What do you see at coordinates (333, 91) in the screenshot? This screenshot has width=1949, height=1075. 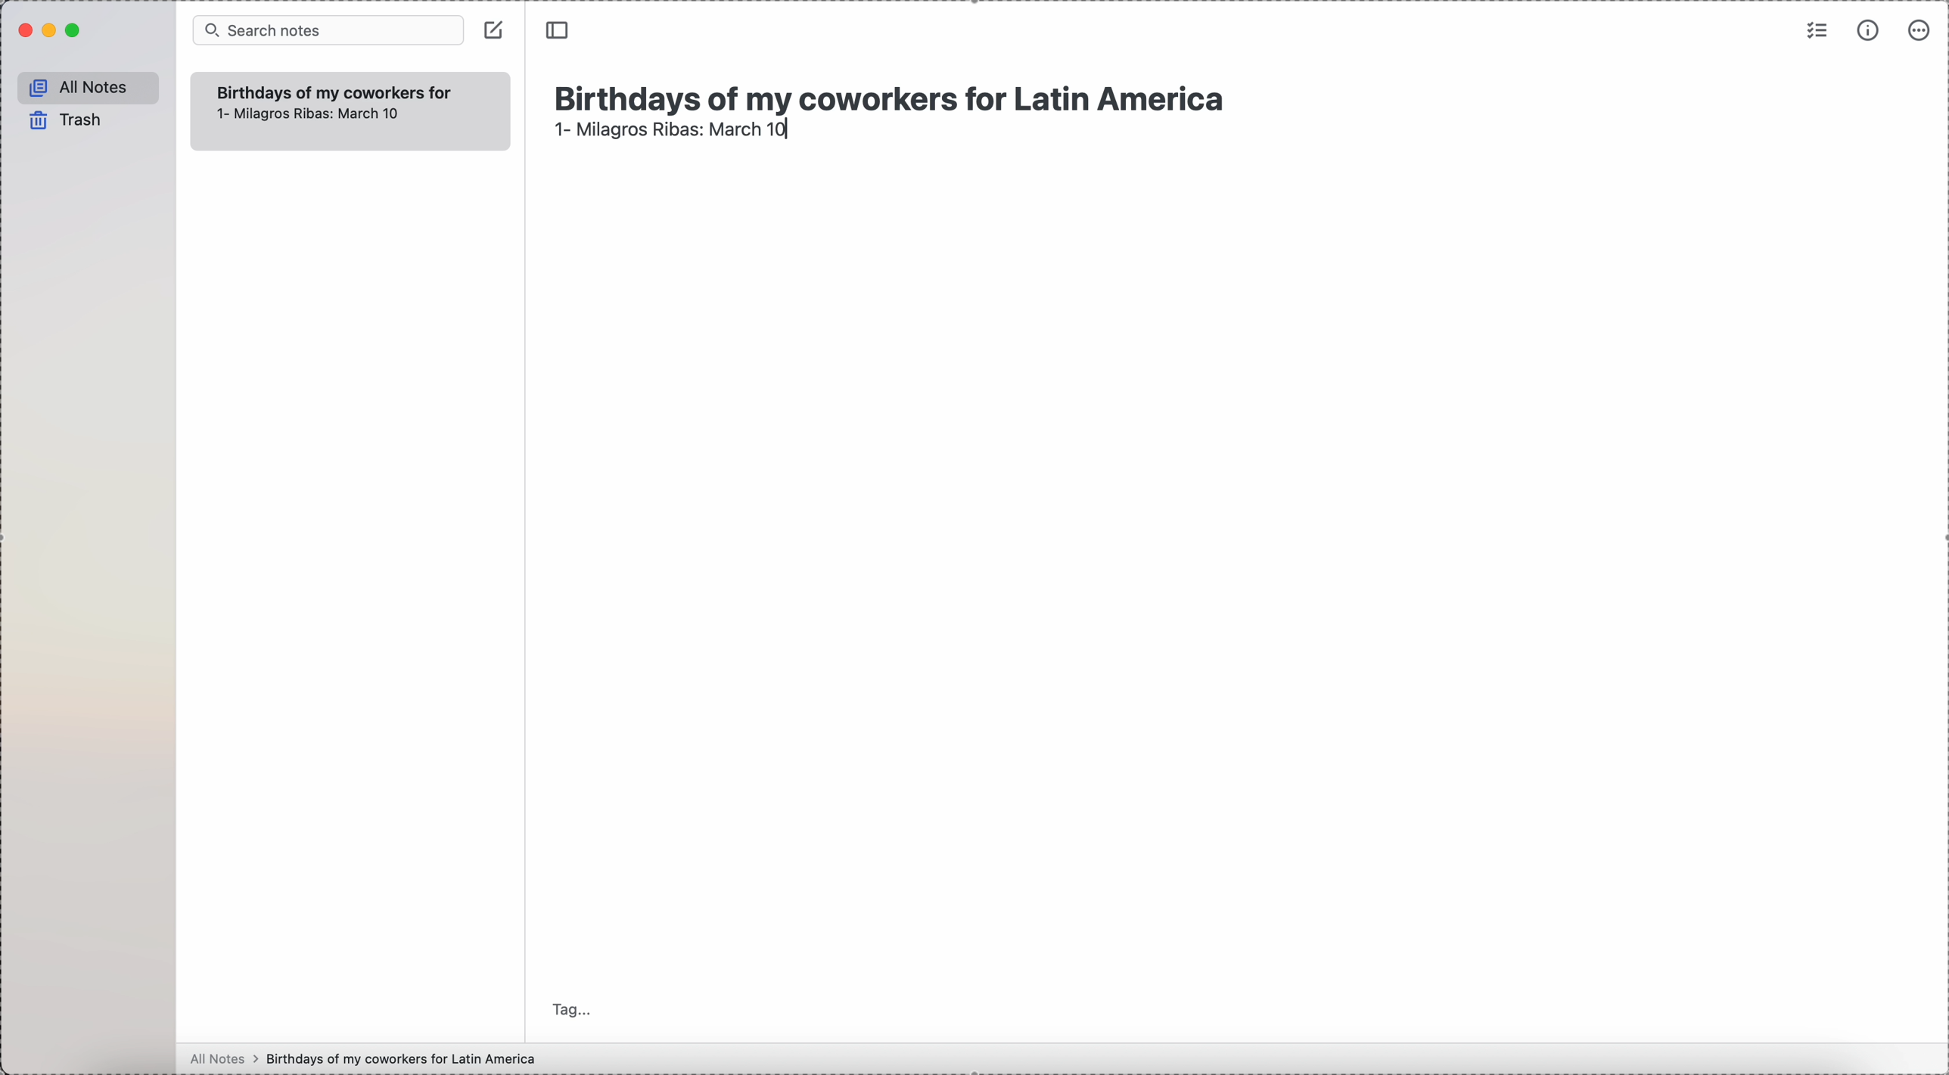 I see `Birthdays of my coworkers for Latin America` at bounding box center [333, 91].